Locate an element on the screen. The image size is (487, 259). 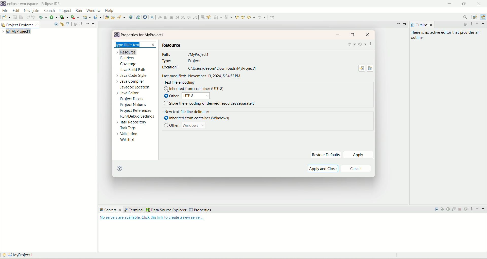
skip all breakpoints is located at coordinates (152, 17).